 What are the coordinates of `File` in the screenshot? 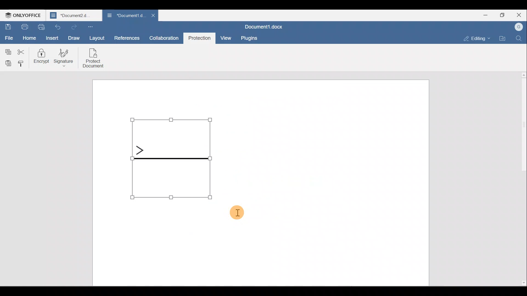 It's located at (8, 38).